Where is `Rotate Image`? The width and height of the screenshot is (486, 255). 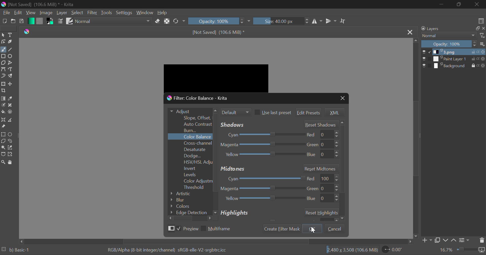 Rotate Image is located at coordinates (179, 21).